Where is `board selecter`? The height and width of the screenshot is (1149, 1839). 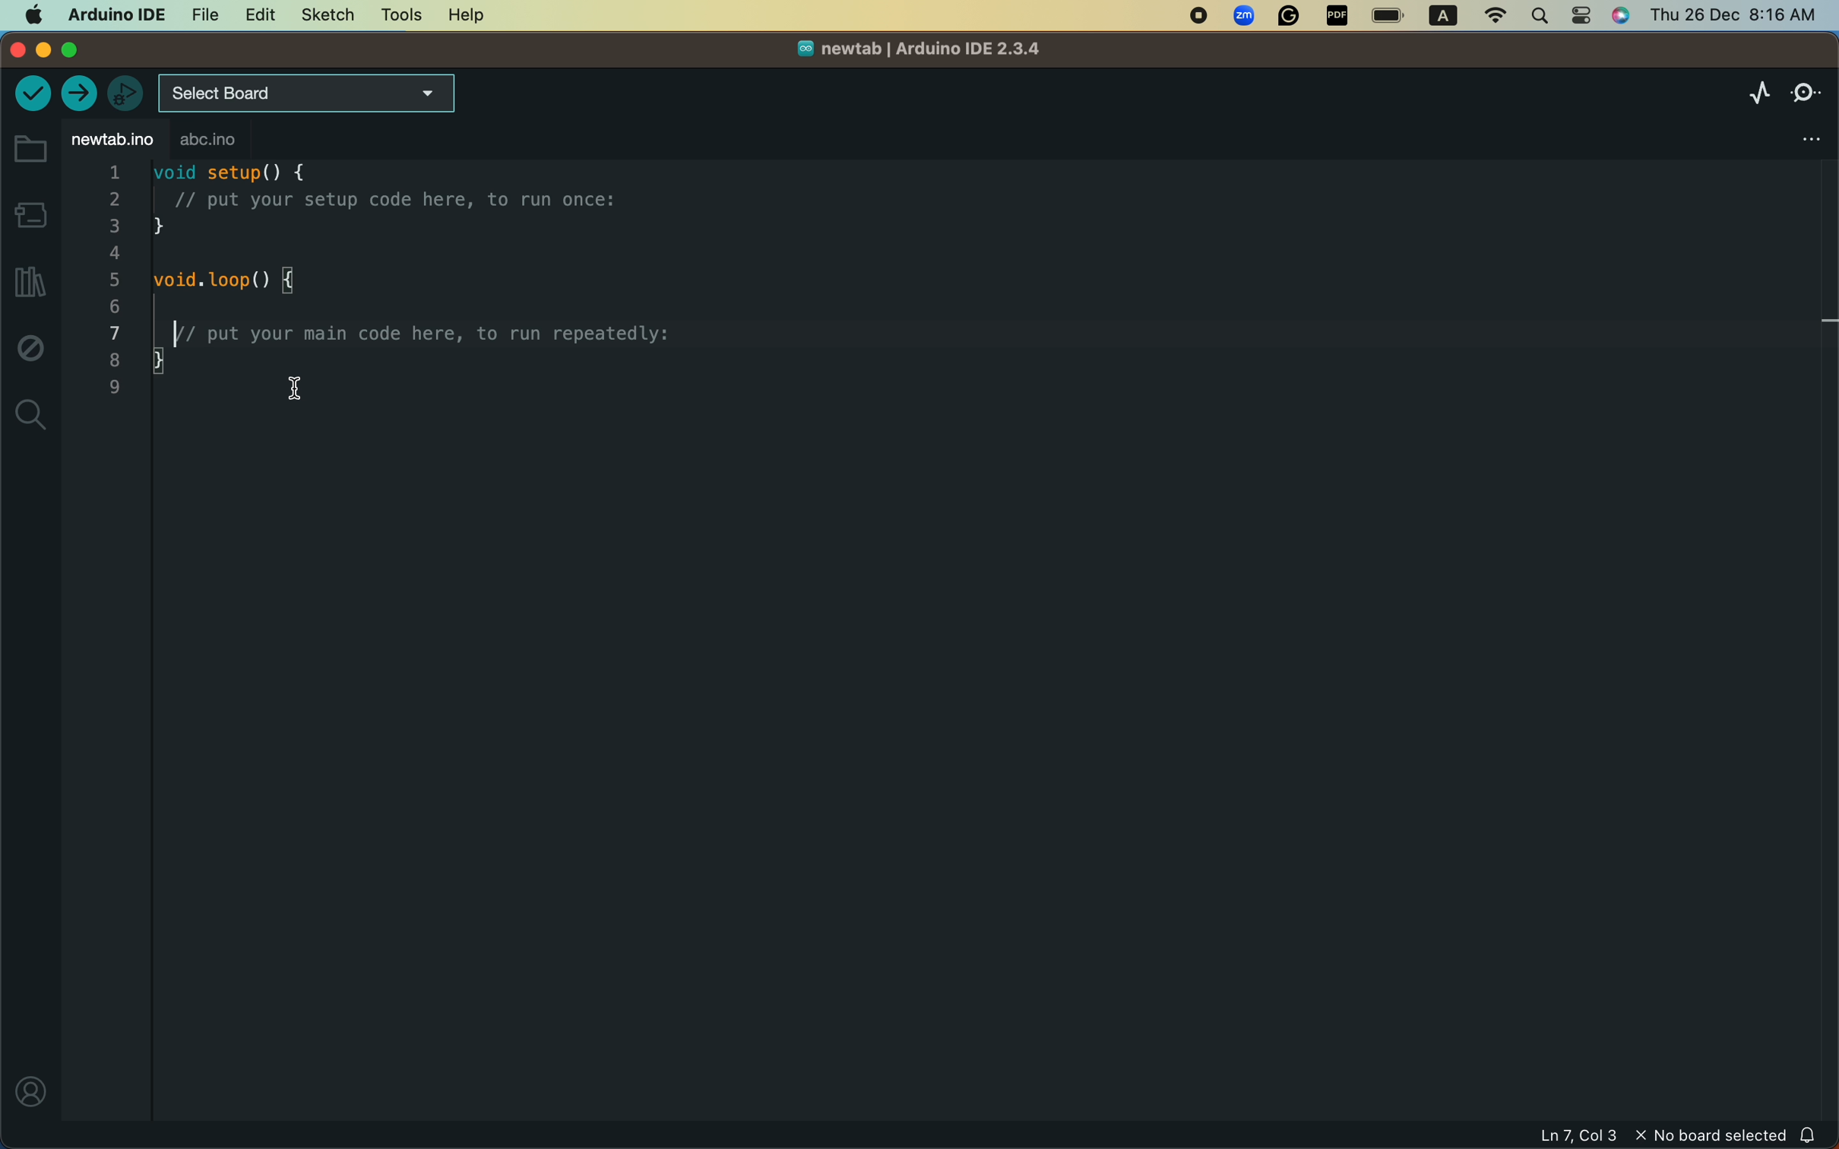 board selecter is located at coordinates (309, 94).